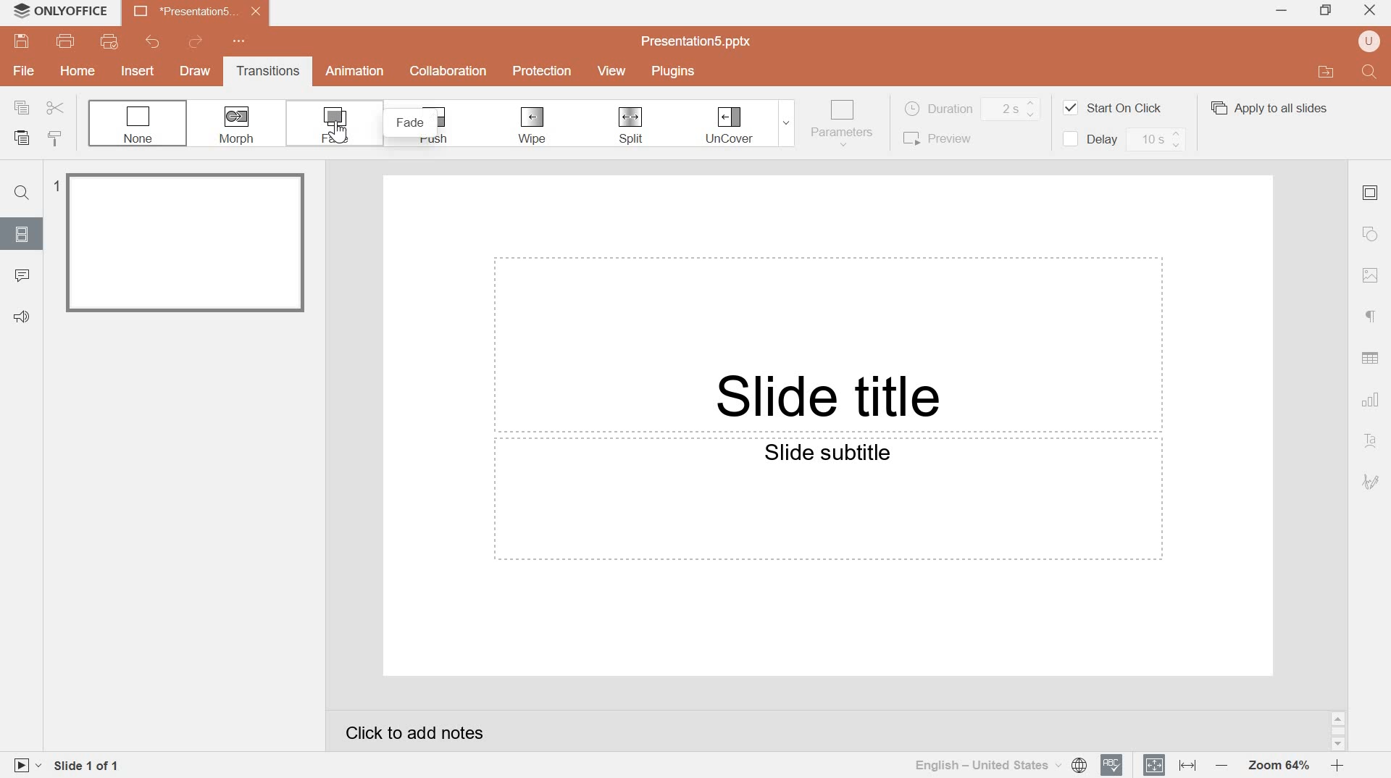 The height and width of the screenshot is (778, 1391). I want to click on Apply to all slides, so click(1268, 109).